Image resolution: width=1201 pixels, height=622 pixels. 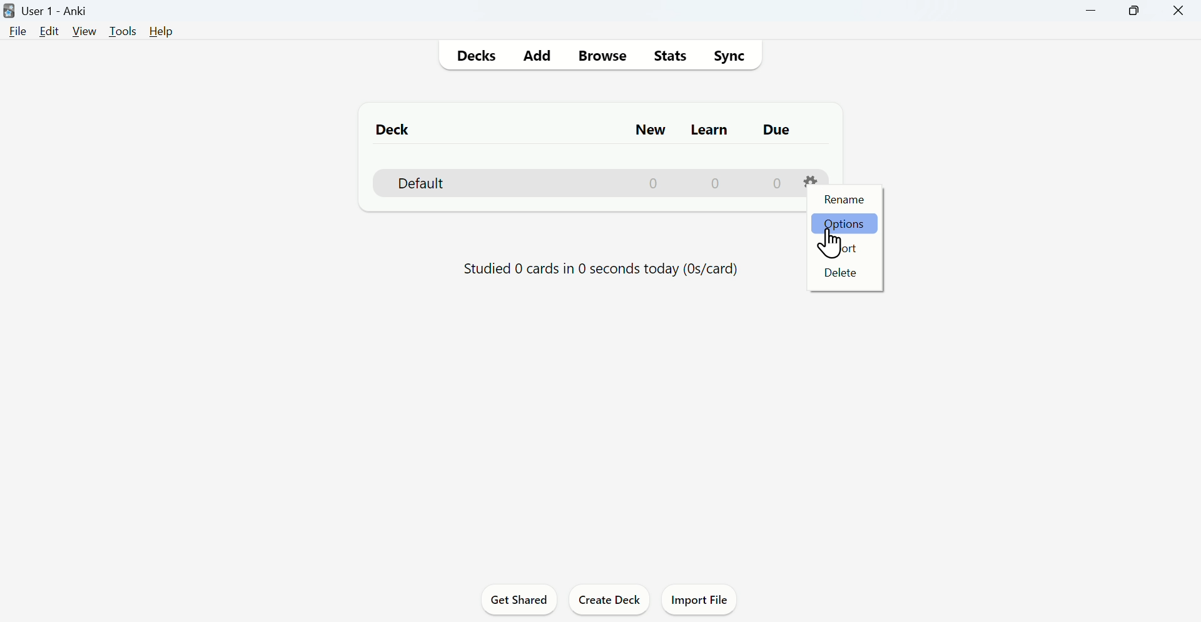 I want to click on Create Deck, so click(x=611, y=598).